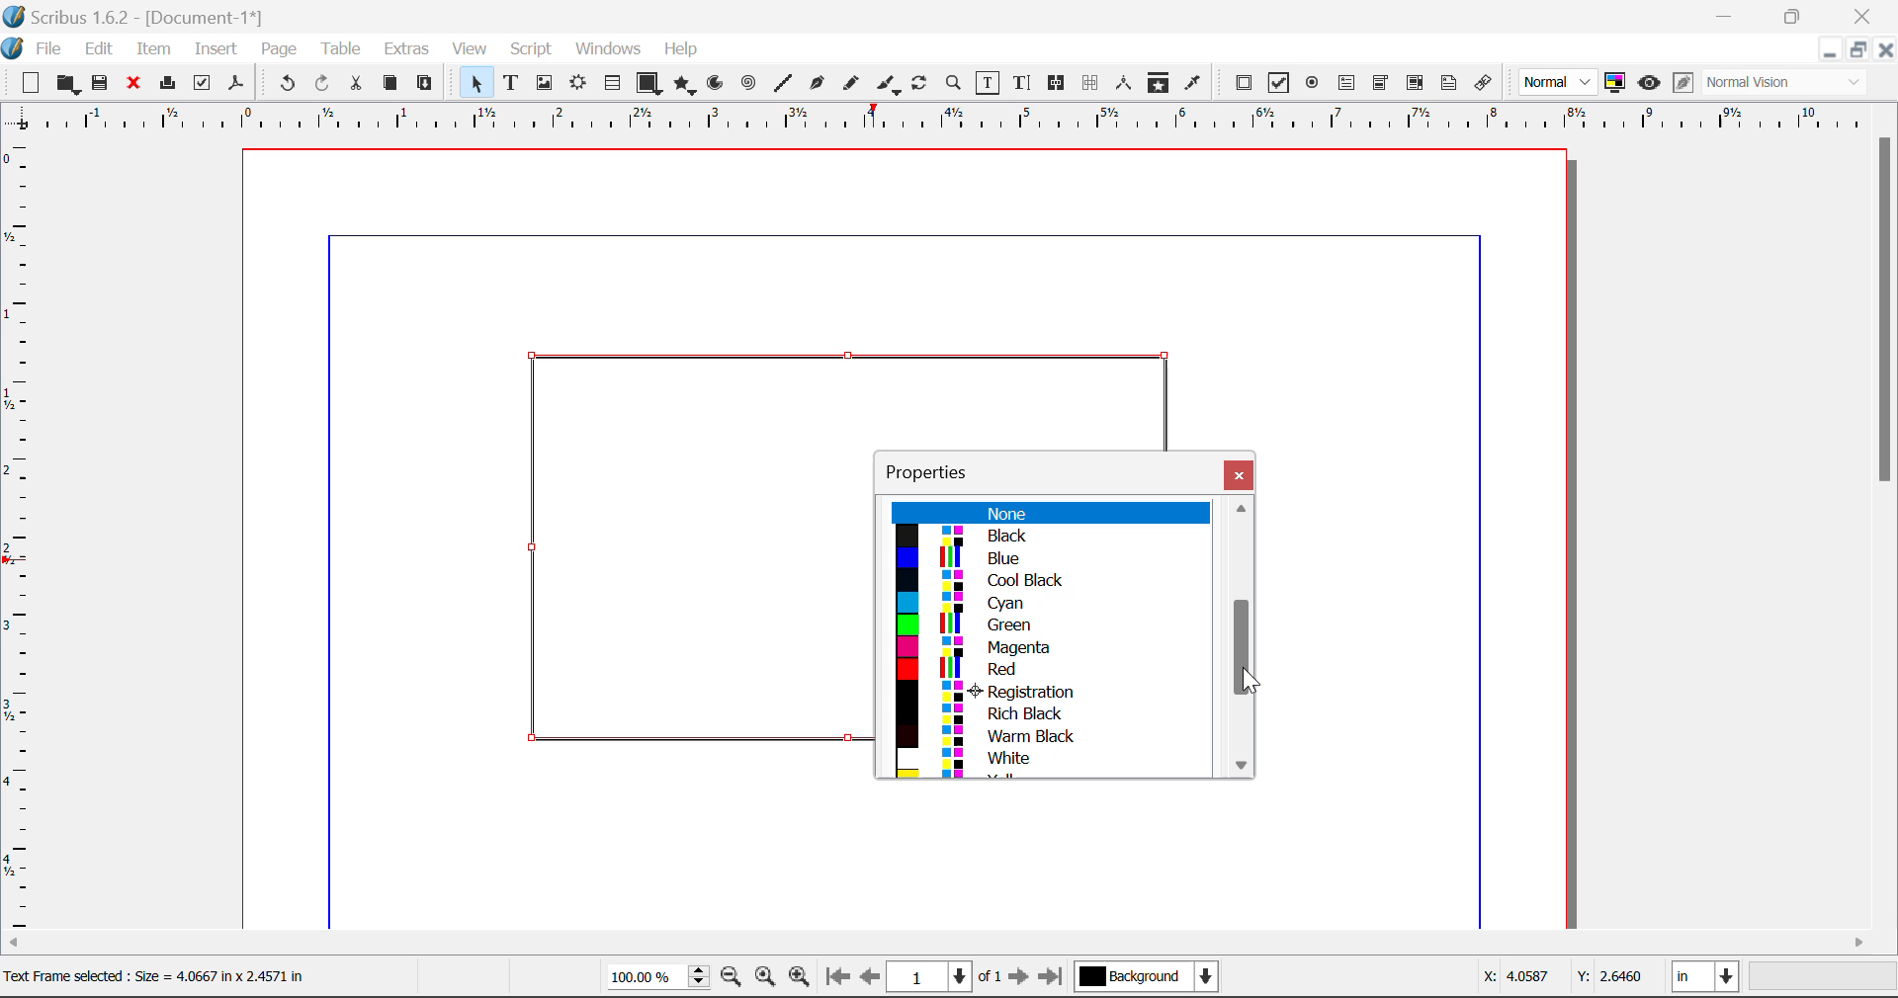 This screenshot has width=1898, height=998. I want to click on Pdf Listbox, so click(1413, 83).